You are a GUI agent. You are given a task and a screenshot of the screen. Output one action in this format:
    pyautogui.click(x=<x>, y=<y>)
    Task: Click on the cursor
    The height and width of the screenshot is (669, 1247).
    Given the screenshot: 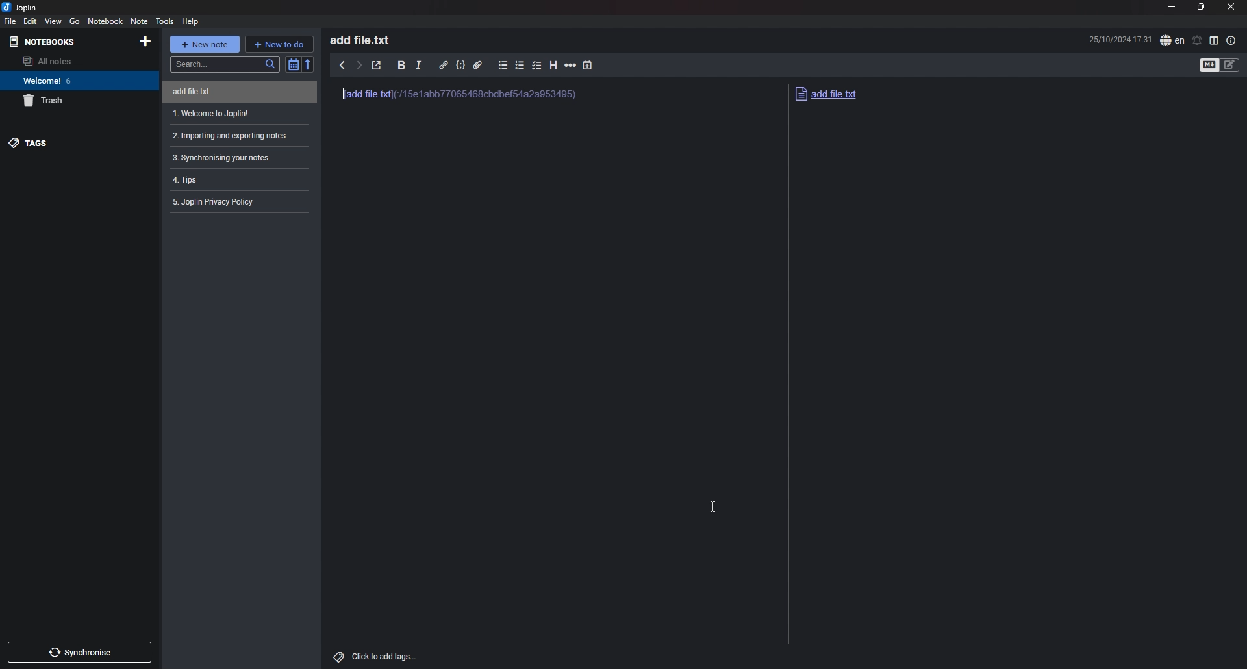 What is the action you would take?
    pyautogui.click(x=715, y=506)
    